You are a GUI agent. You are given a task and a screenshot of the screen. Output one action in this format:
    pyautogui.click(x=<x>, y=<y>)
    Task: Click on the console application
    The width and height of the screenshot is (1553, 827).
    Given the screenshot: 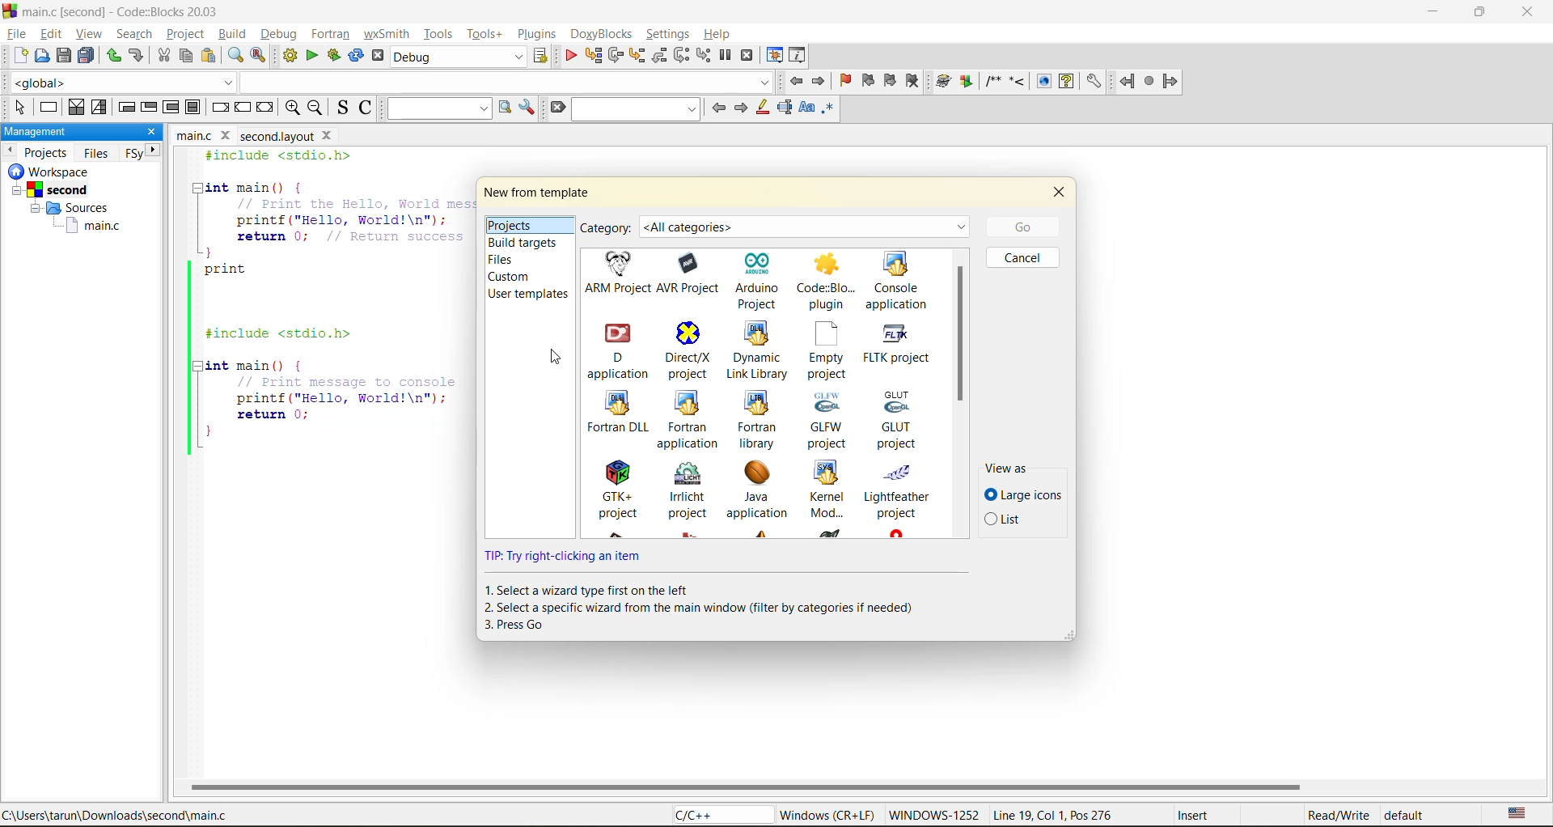 What is the action you would take?
    pyautogui.click(x=898, y=280)
    